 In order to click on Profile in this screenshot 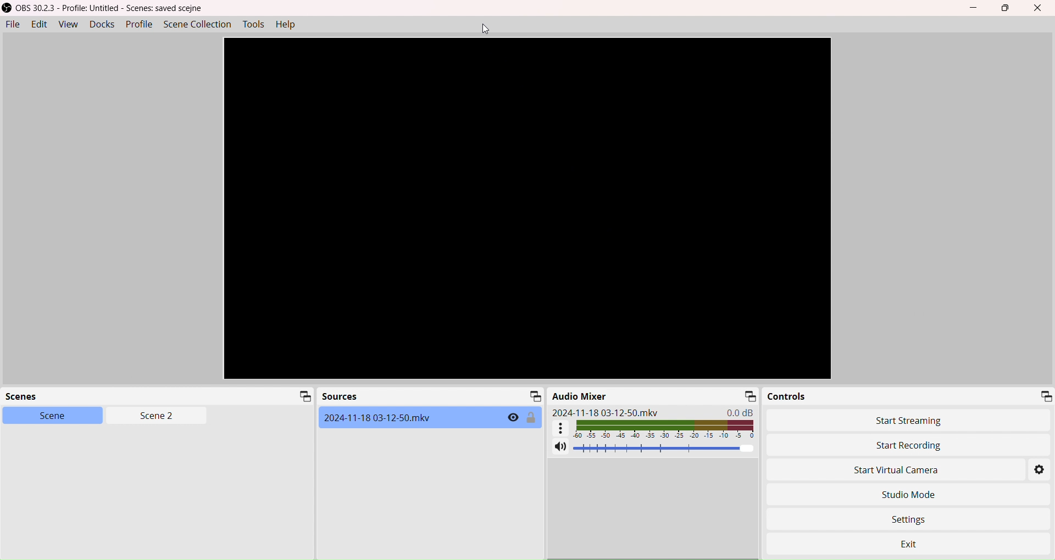, I will do `click(139, 24)`.